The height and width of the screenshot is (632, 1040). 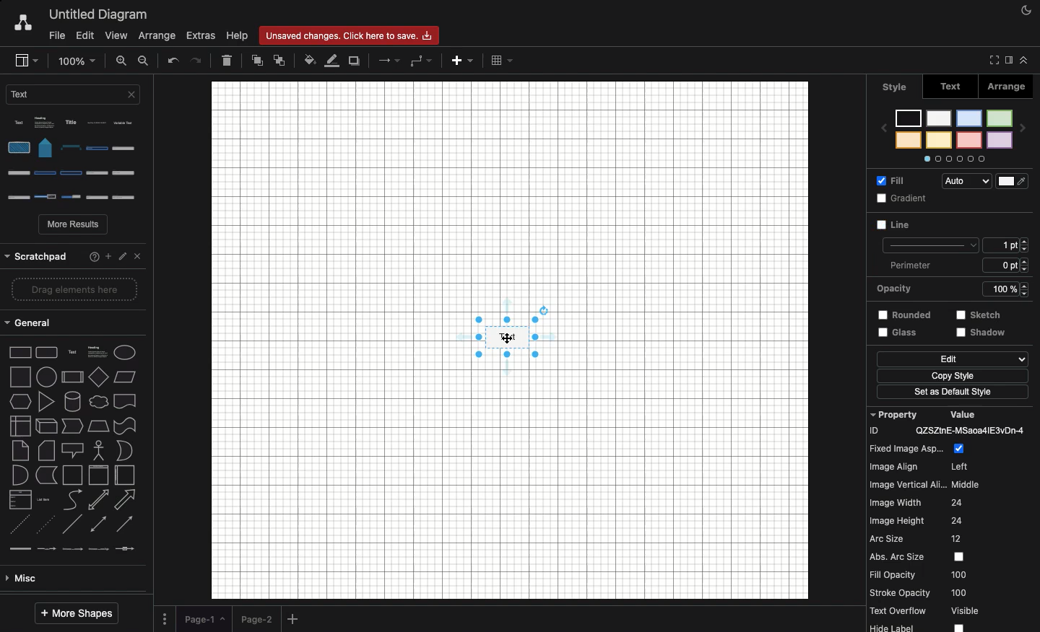 I want to click on style, so click(x=895, y=86).